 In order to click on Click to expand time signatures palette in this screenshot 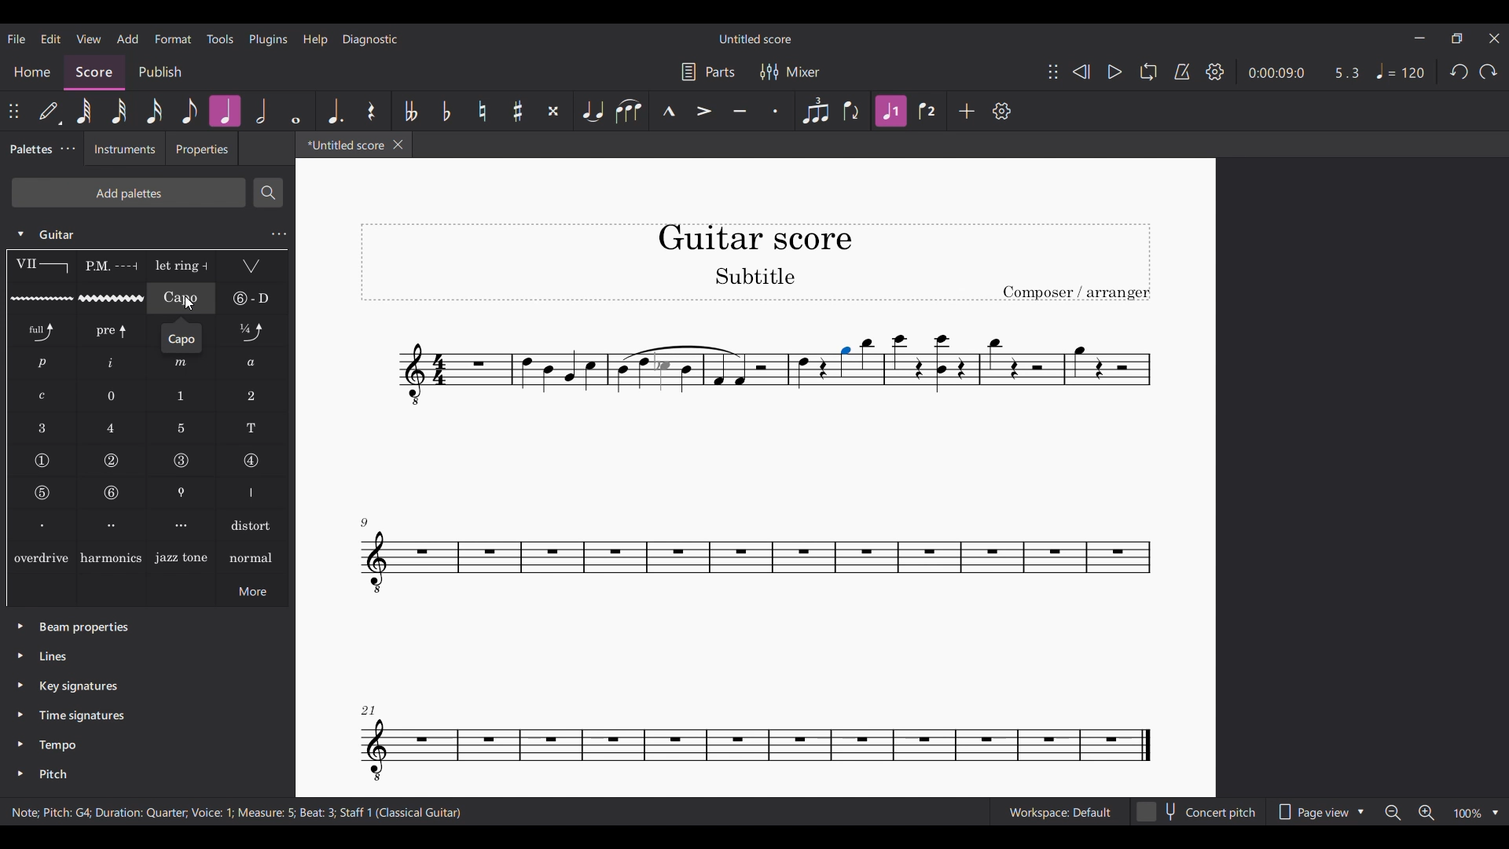, I will do `click(20, 714)`.